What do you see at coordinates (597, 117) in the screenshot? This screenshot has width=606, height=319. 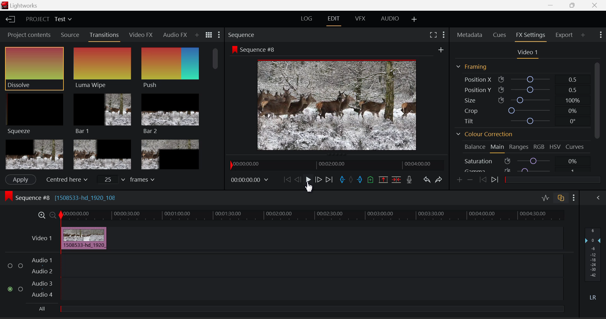 I see `Scroll Bar` at bounding box center [597, 117].